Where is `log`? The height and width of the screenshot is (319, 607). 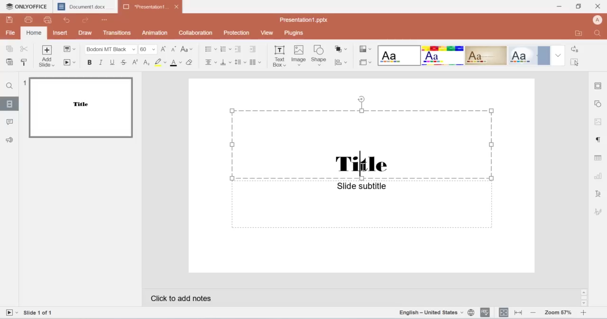 log is located at coordinates (147, 62).